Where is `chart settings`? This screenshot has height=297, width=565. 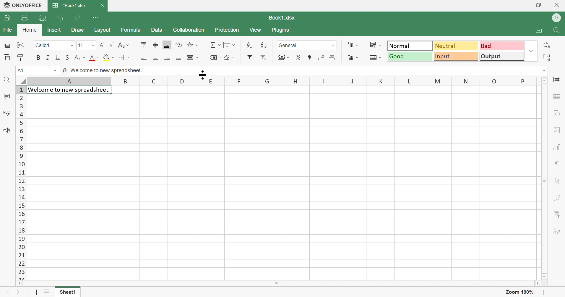
chart settings is located at coordinates (557, 146).